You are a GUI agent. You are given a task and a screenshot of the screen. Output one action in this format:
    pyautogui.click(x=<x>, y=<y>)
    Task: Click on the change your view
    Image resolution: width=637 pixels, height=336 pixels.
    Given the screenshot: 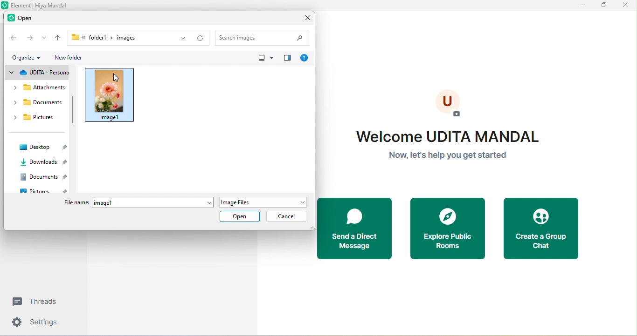 What is the action you would take?
    pyautogui.click(x=265, y=59)
    